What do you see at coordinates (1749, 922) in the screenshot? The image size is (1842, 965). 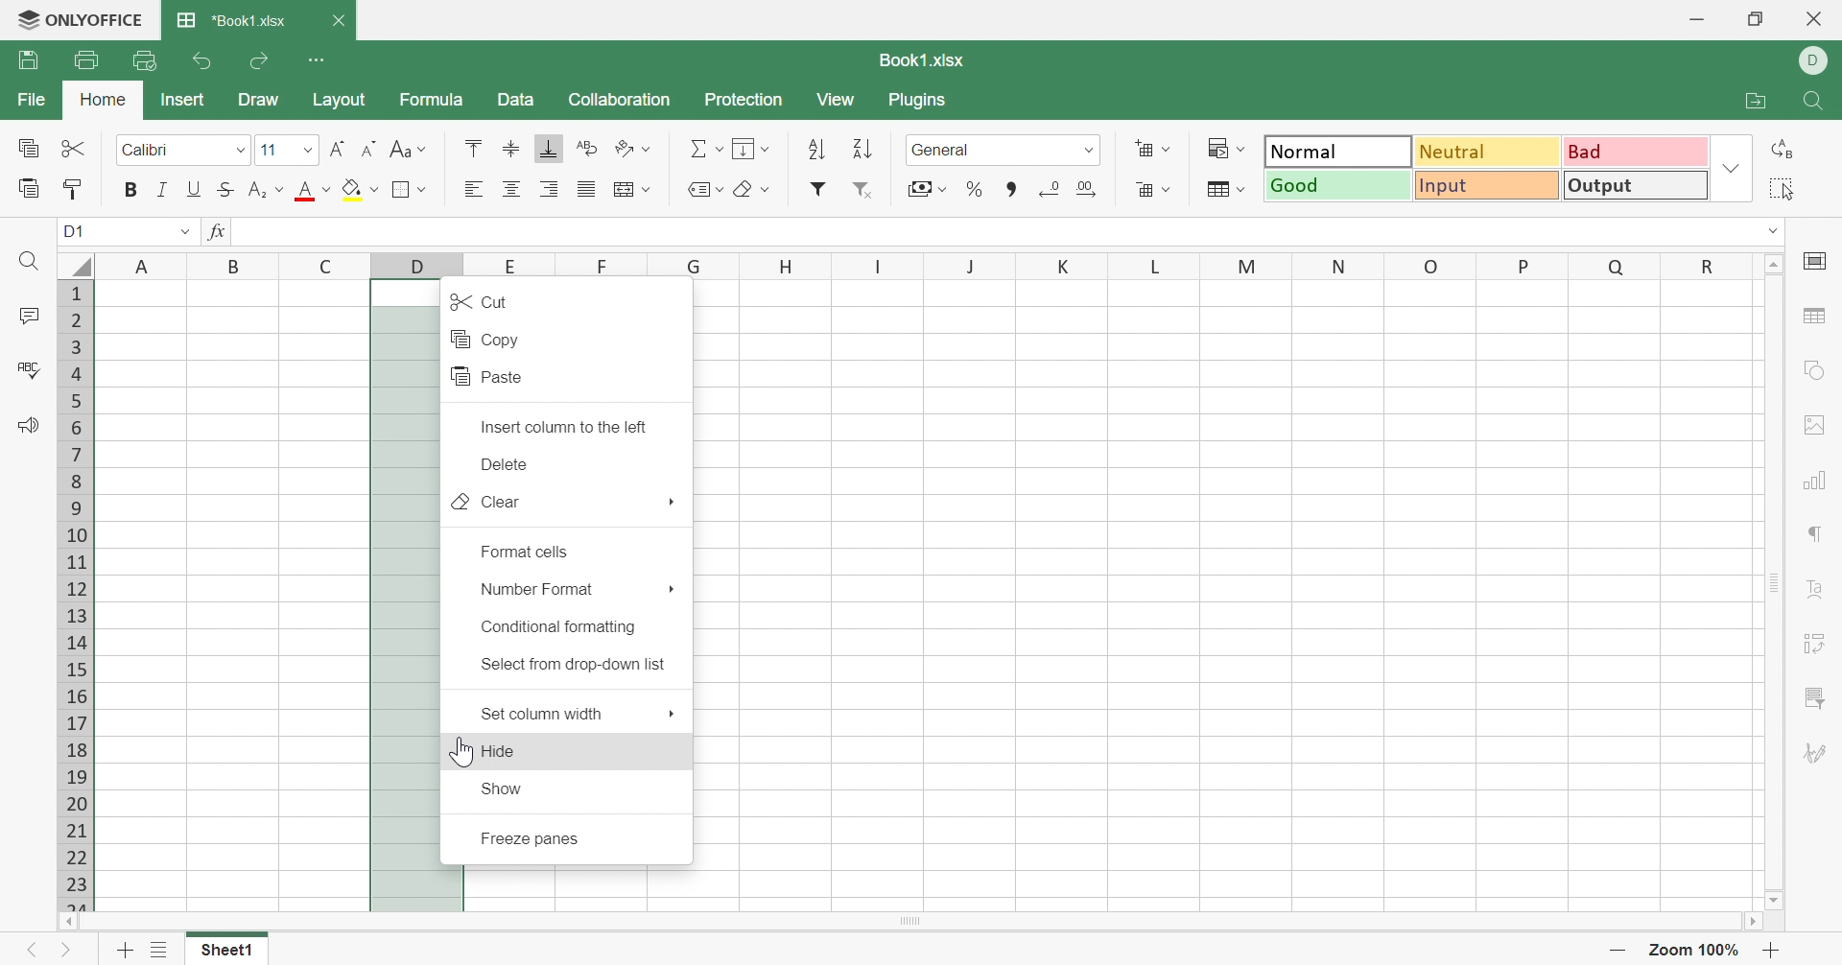 I see `Scroll Right` at bounding box center [1749, 922].